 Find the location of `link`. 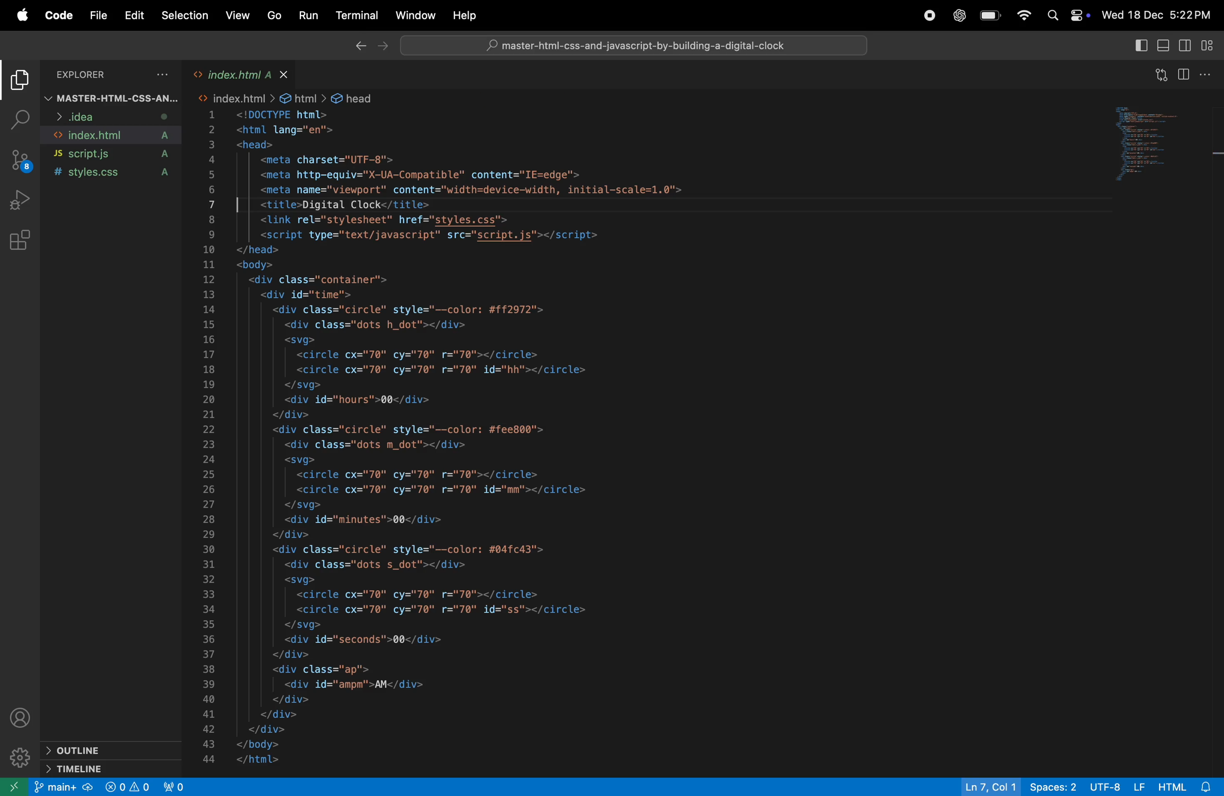

link is located at coordinates (514, 96).